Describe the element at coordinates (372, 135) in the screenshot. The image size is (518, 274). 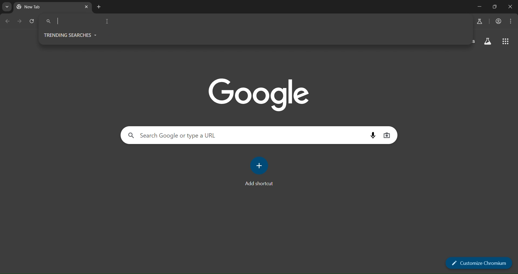
I see `voice search` at that location.